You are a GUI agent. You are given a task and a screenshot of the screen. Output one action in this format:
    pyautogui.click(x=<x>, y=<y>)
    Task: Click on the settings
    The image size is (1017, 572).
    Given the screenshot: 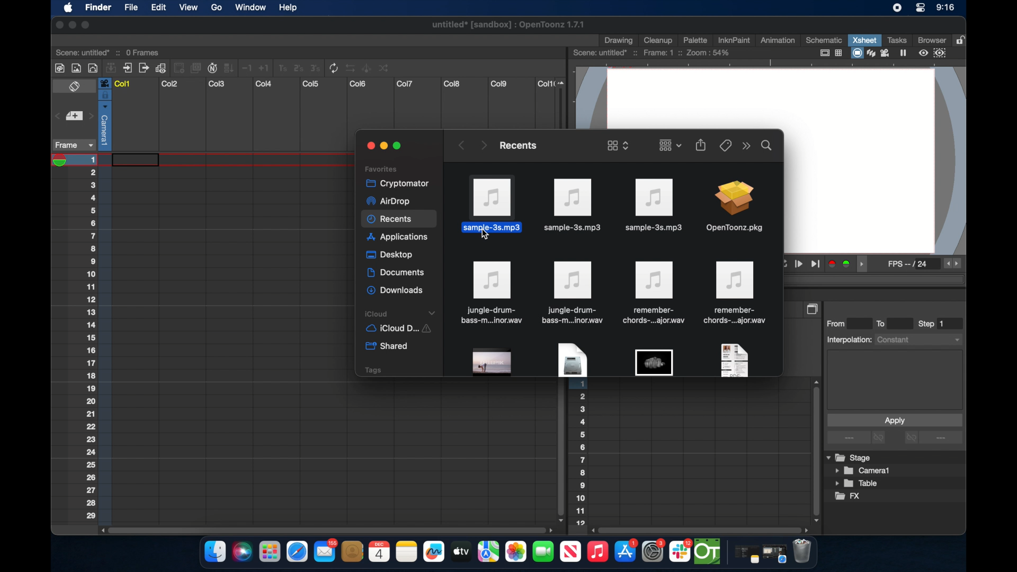 What is the action you would take?
    pyautogui.click(x=654, y=551)
    